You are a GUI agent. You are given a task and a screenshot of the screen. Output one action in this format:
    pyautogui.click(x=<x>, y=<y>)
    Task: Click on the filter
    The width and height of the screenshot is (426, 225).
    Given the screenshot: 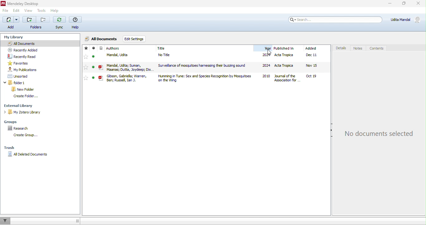 What is the action you would take?
    pyautogui.click(x=6, y=223)
    